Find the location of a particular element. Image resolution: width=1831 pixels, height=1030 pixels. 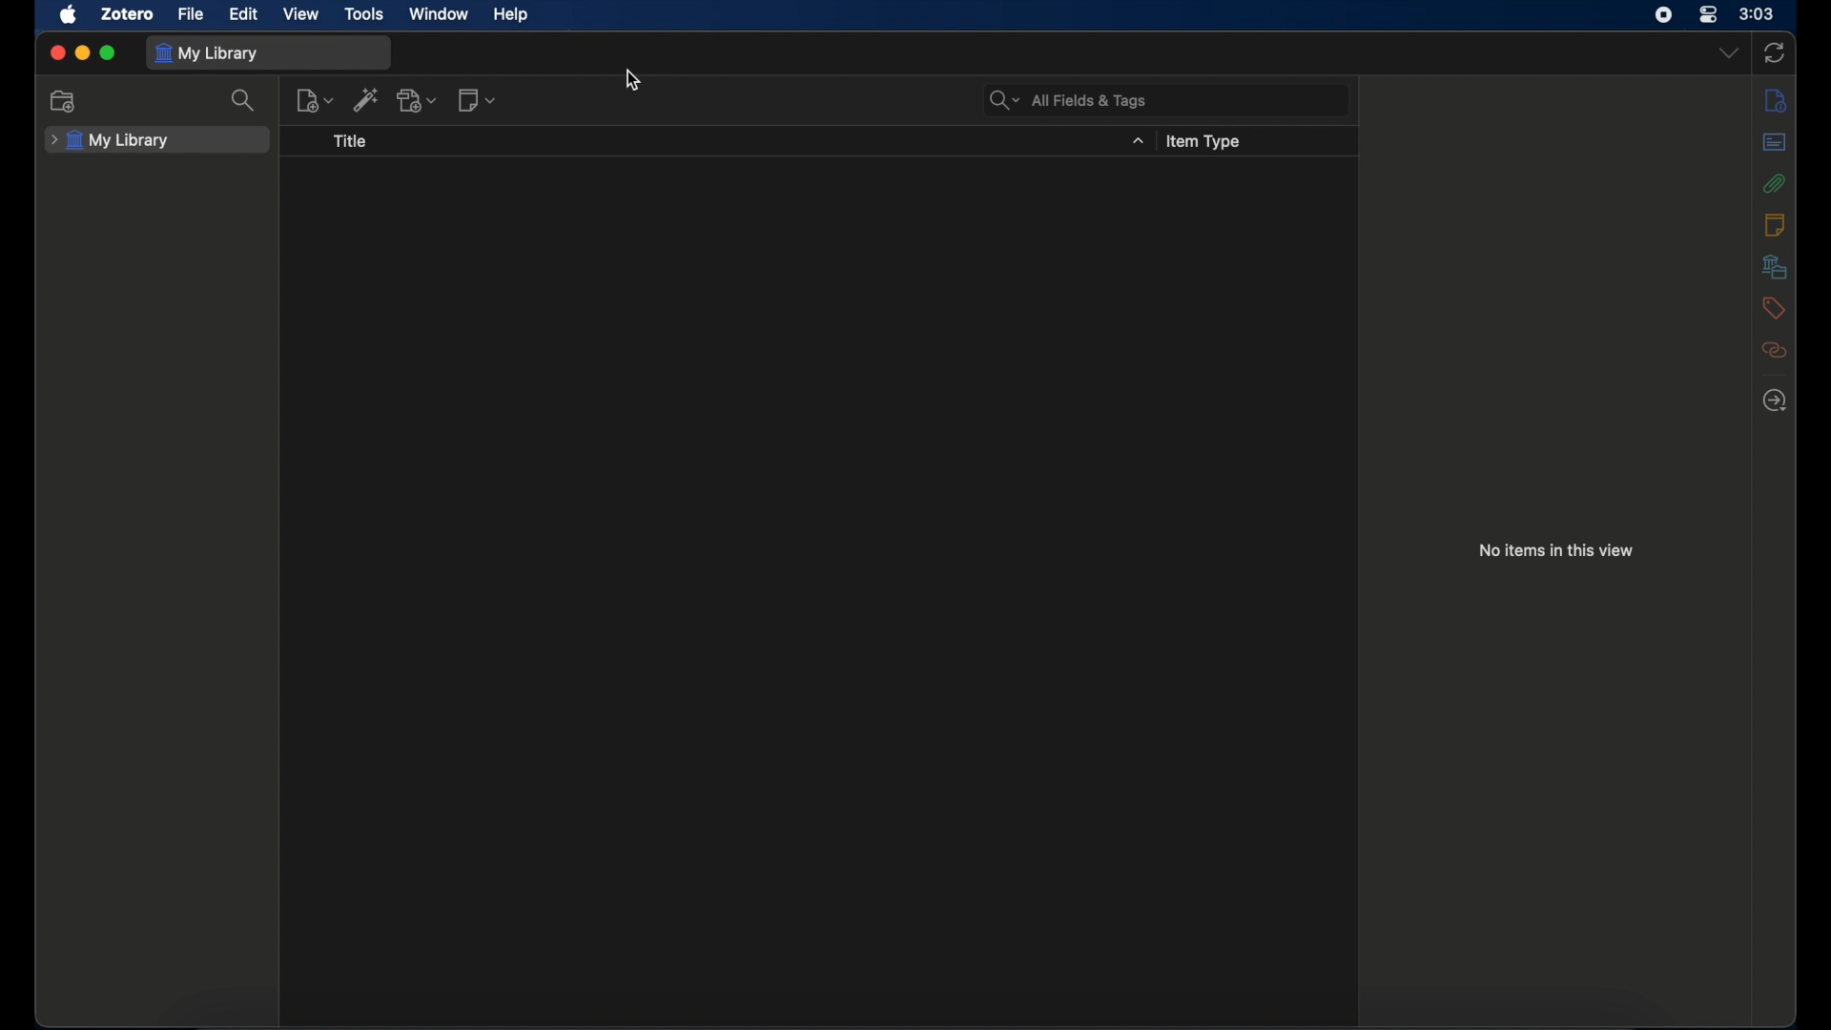

my library is located at coordinates (111, 144).